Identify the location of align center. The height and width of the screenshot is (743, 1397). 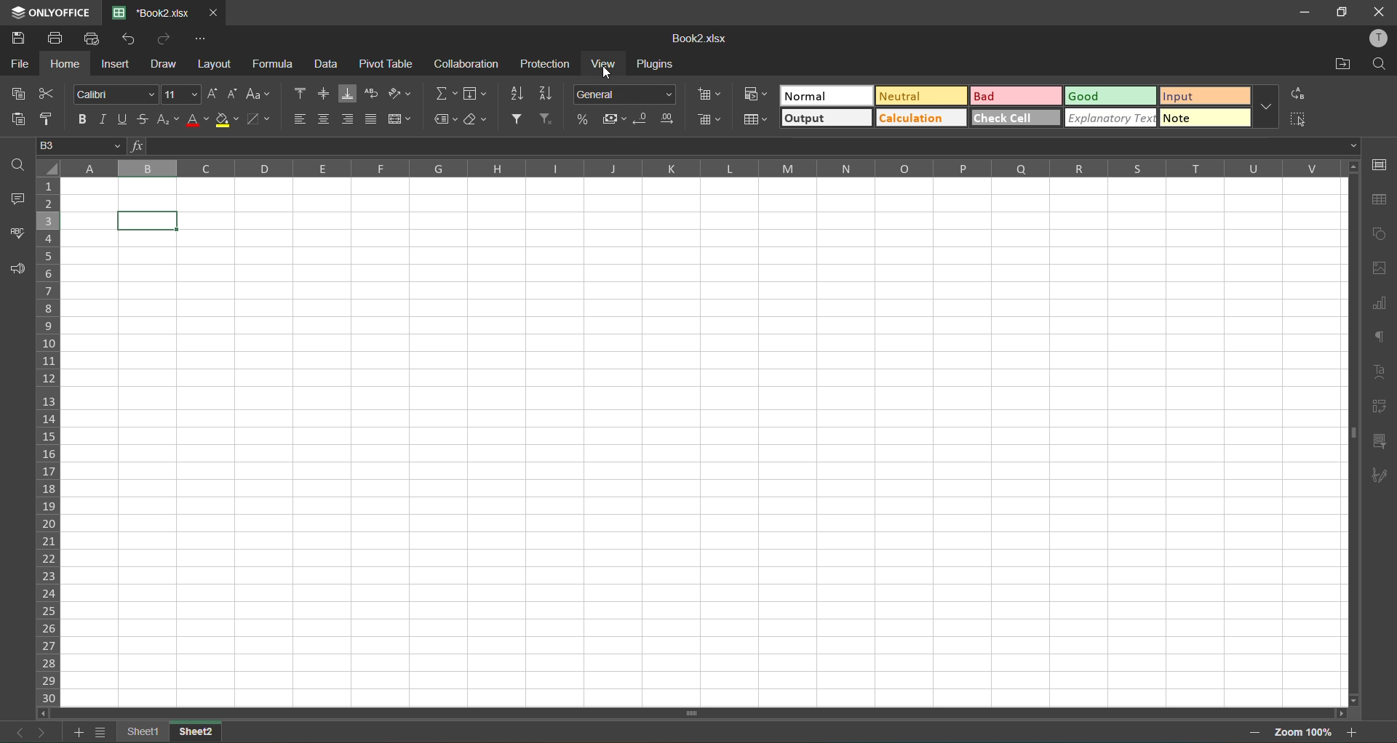
(323, 119).